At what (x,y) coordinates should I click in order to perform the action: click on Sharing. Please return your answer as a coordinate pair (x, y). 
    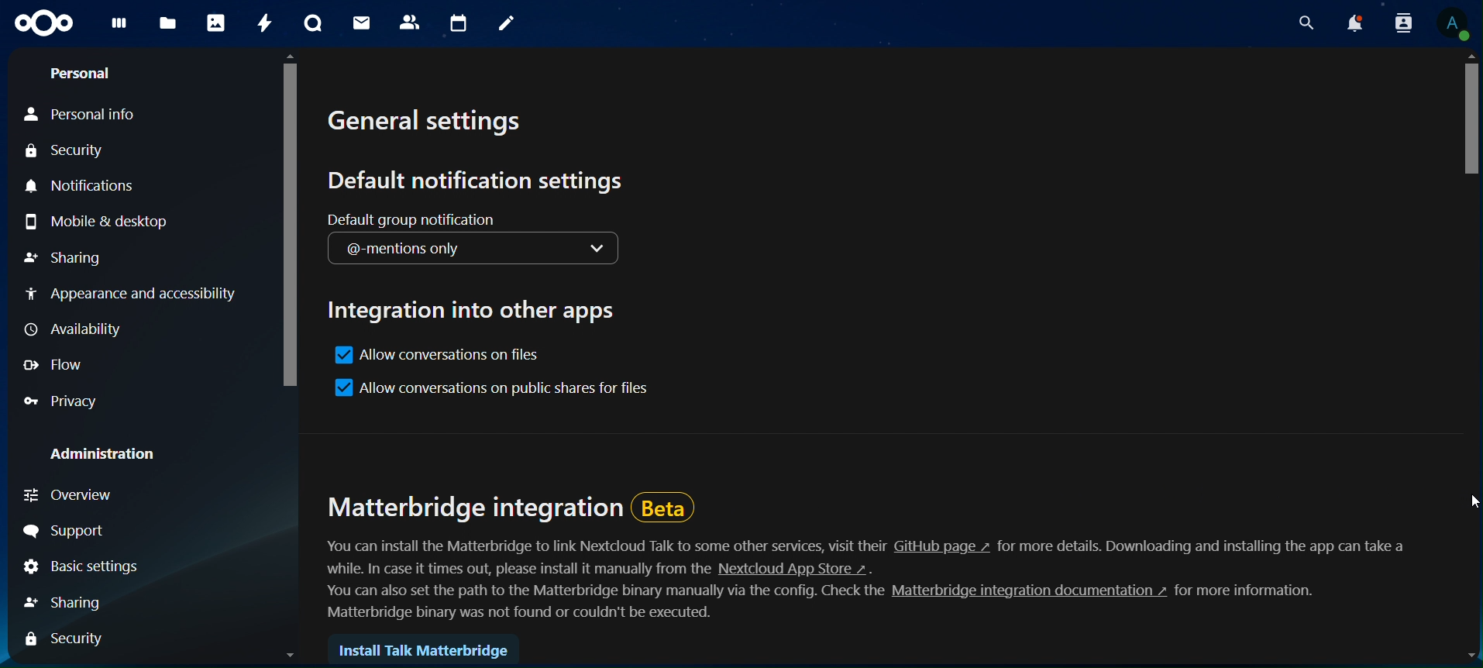
    Looking at the image, I should click on (64, 260).